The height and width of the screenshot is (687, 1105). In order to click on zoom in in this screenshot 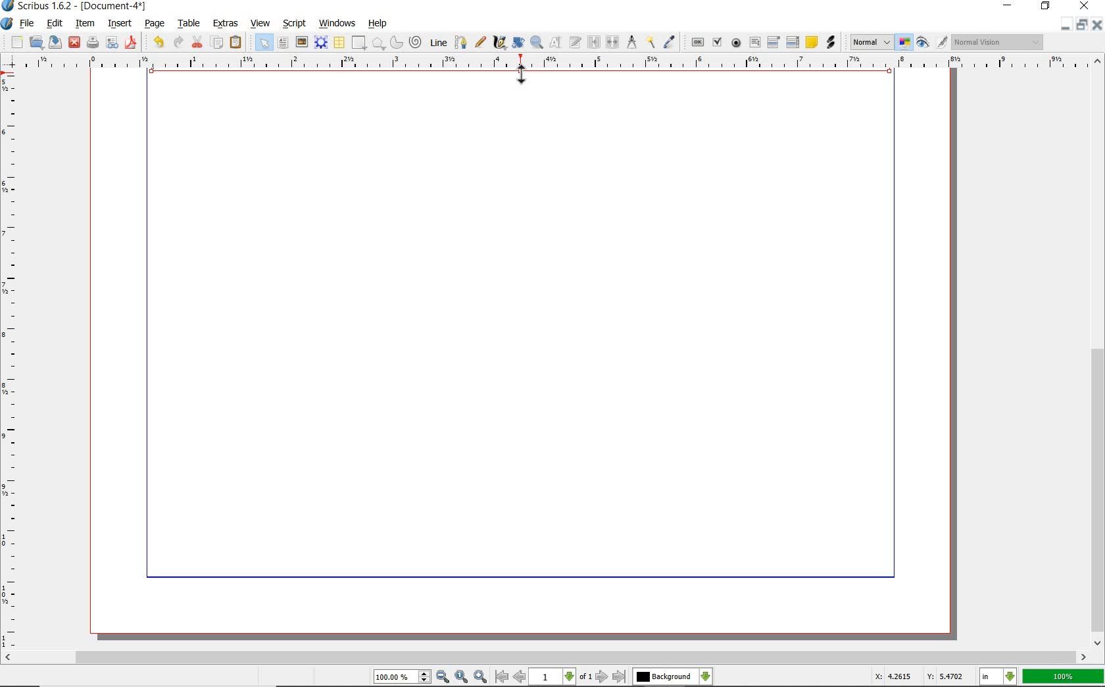, I will do `click(481, 676)`.